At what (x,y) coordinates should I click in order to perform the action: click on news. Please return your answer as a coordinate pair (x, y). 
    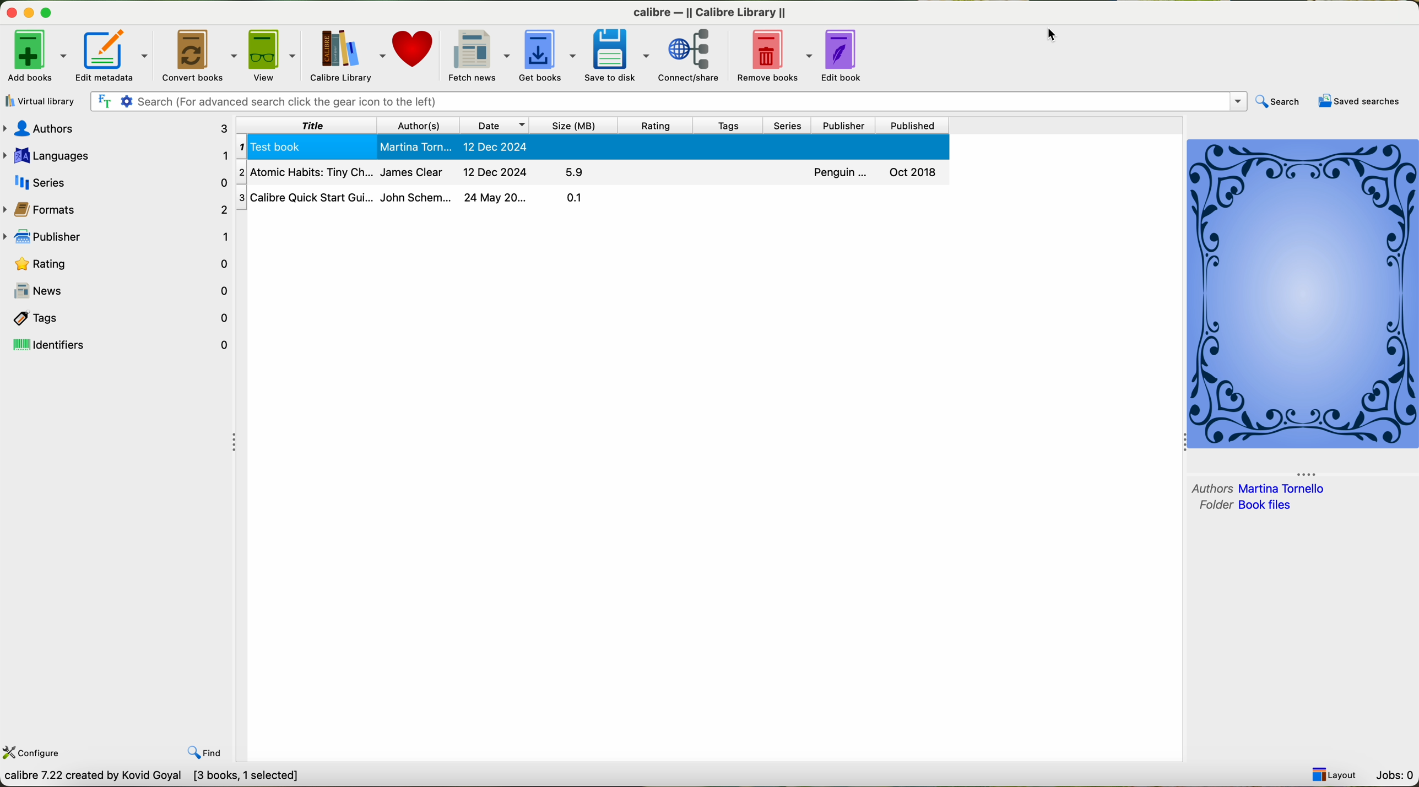
    Looking at the image, I should click on (117, 291).